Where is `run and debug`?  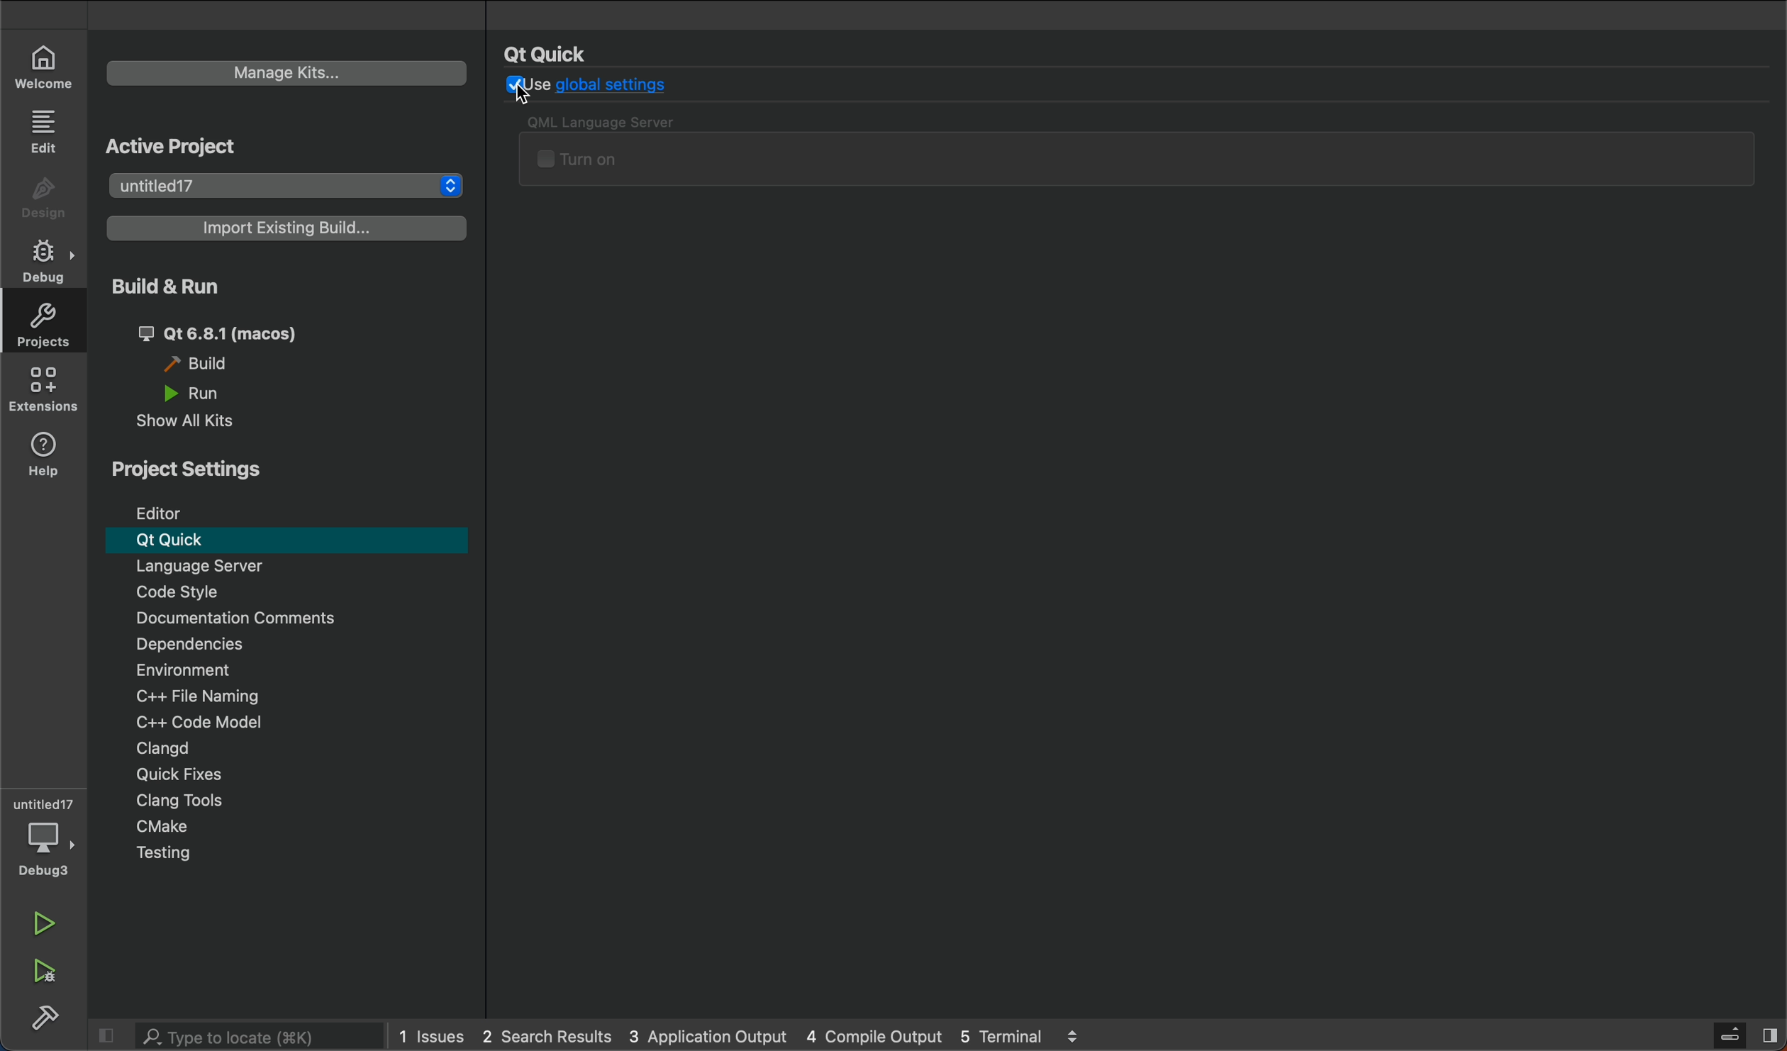
run and debug is located at coordinates (48, 974).